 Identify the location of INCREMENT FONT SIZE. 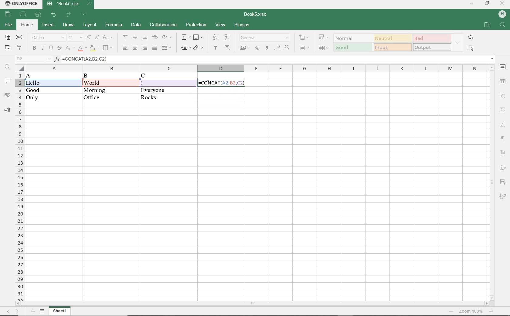
(89, 38).